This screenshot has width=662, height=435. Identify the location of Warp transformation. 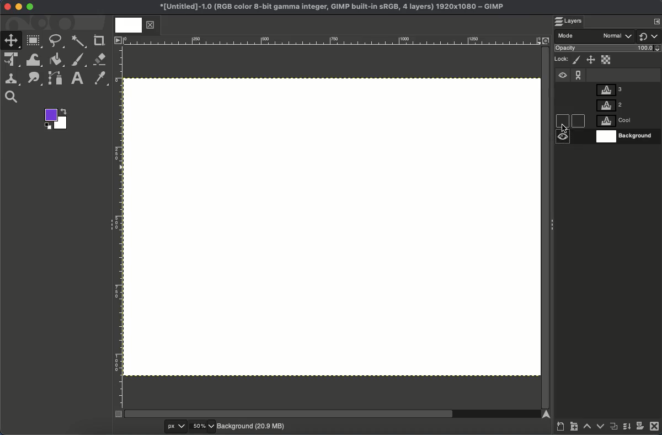
(35, 61).